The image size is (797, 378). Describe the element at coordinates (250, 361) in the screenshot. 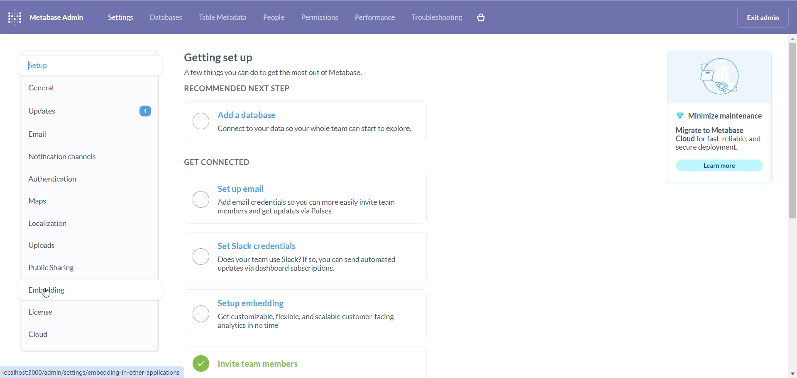

I see `Invite team members` at that location.